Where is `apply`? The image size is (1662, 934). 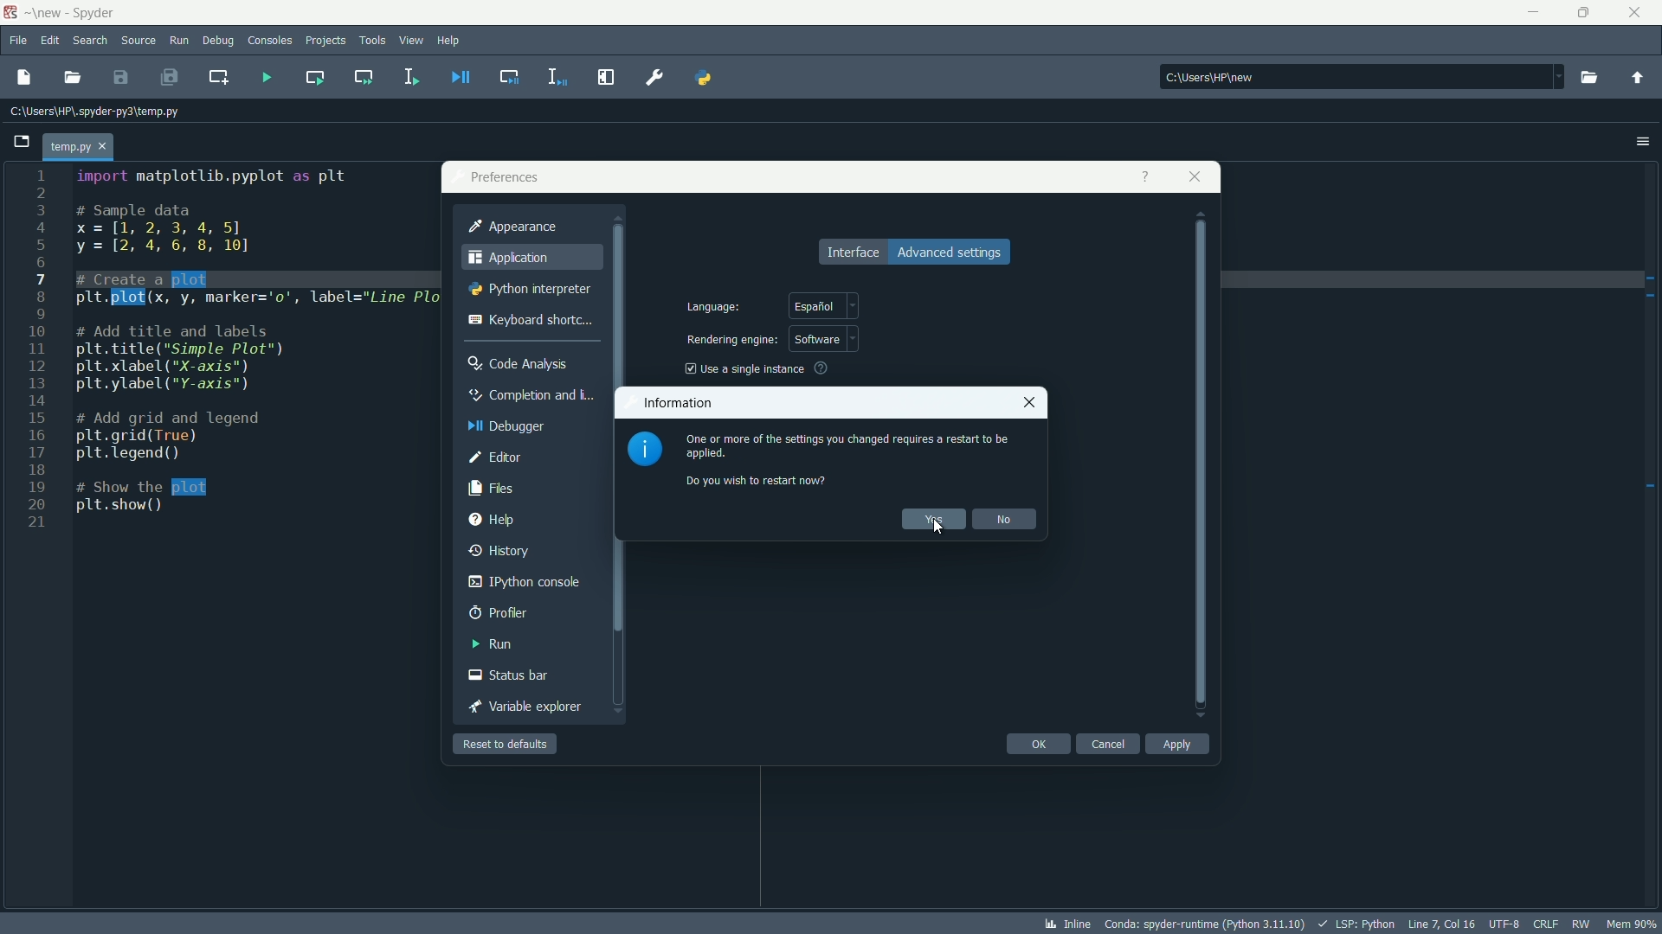
apply is located at coordinates (1180, 744).